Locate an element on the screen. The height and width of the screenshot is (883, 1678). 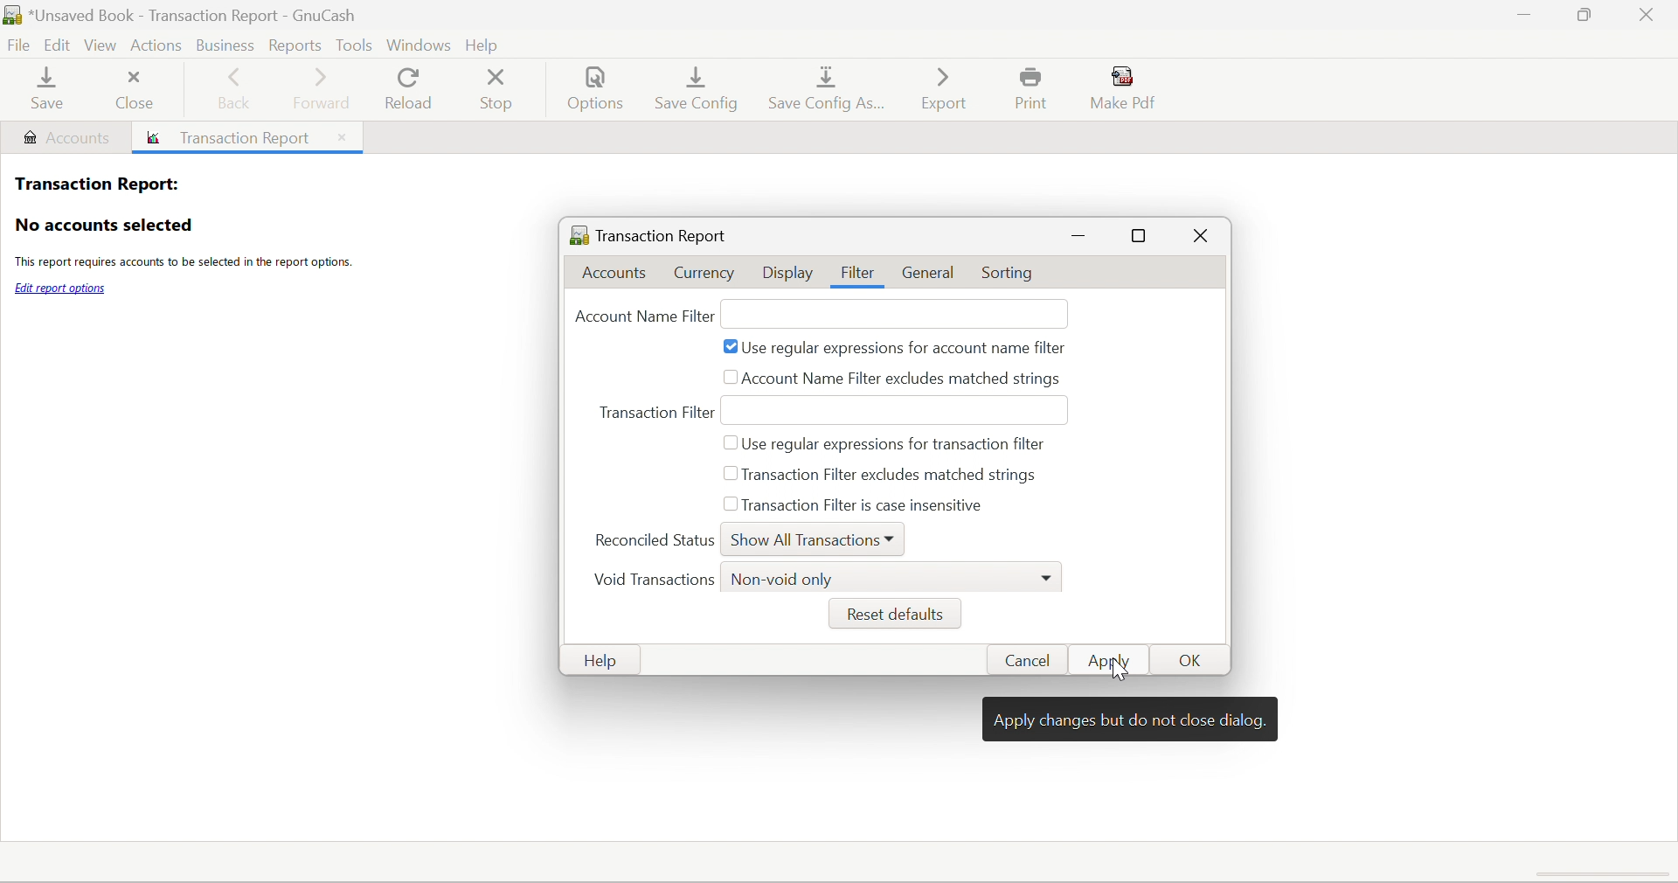
Restore Down is located at coordinates (1582, 16).